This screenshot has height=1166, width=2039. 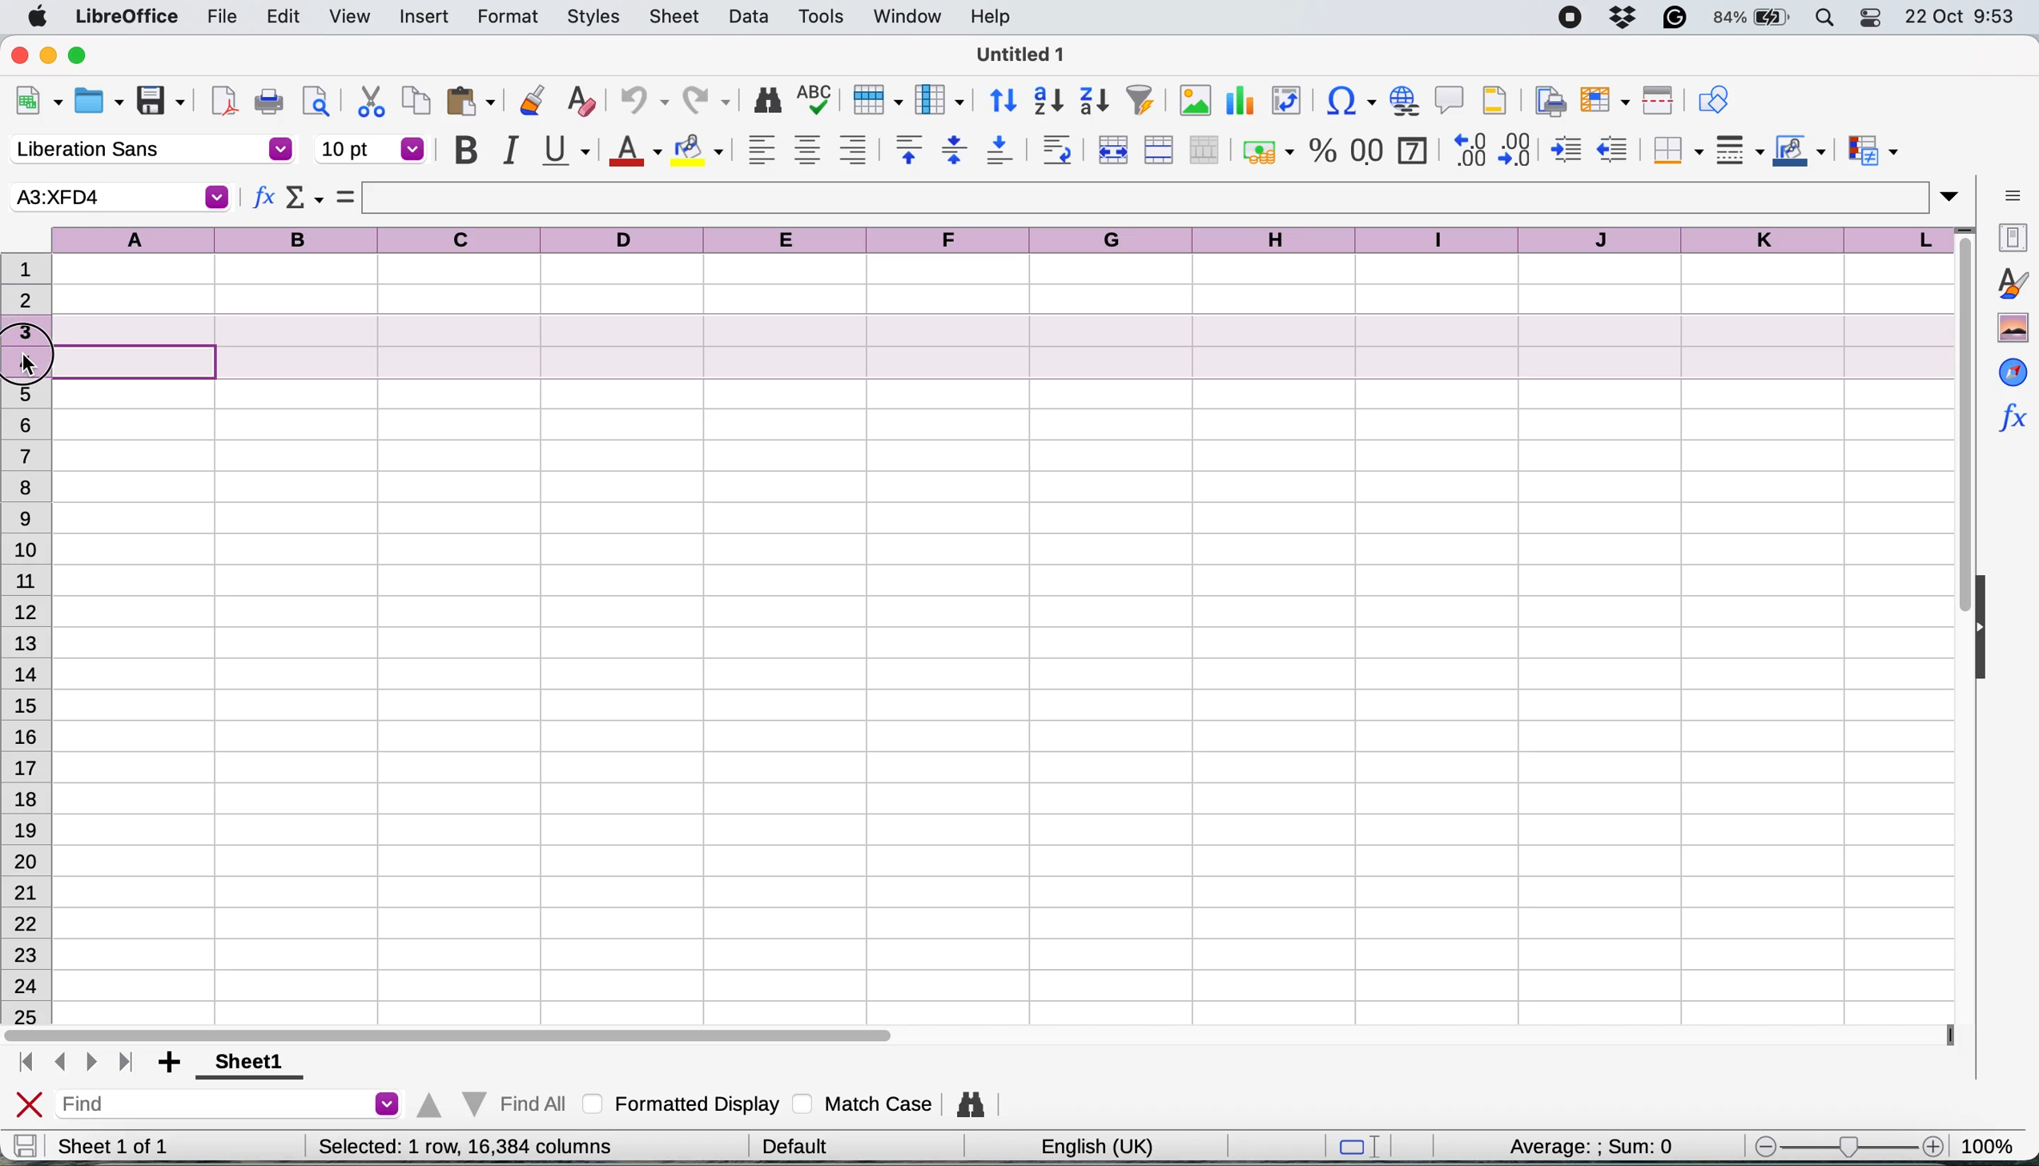 I want to click on file, so click(x=222, y=18).